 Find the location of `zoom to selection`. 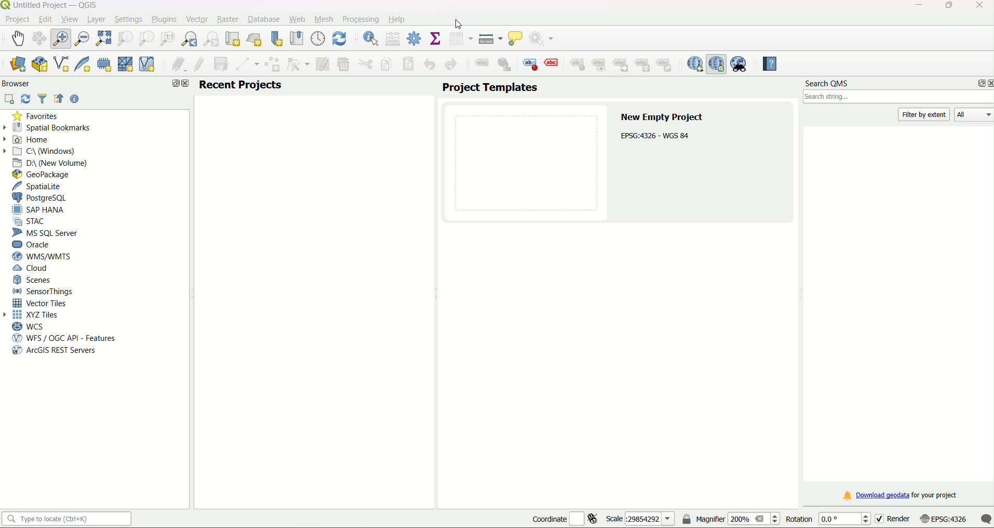

zoom to selection is located at coordinates (126, 38).